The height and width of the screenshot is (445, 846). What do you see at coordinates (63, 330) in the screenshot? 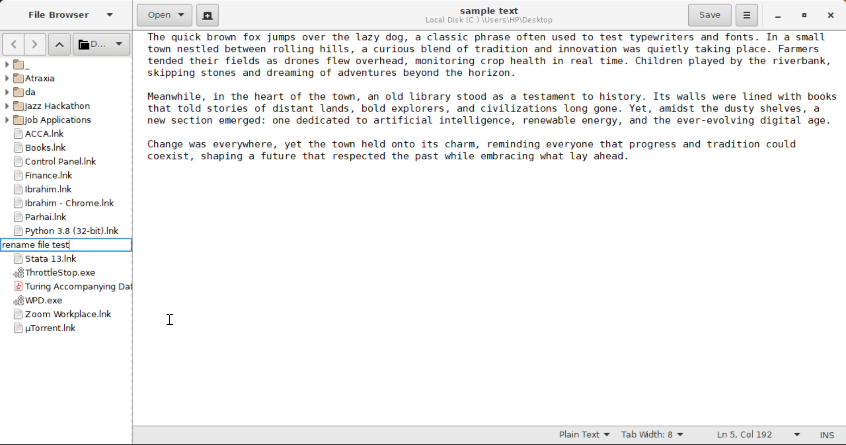
I see `uTorrent Application` at bounding box center [63, 330].